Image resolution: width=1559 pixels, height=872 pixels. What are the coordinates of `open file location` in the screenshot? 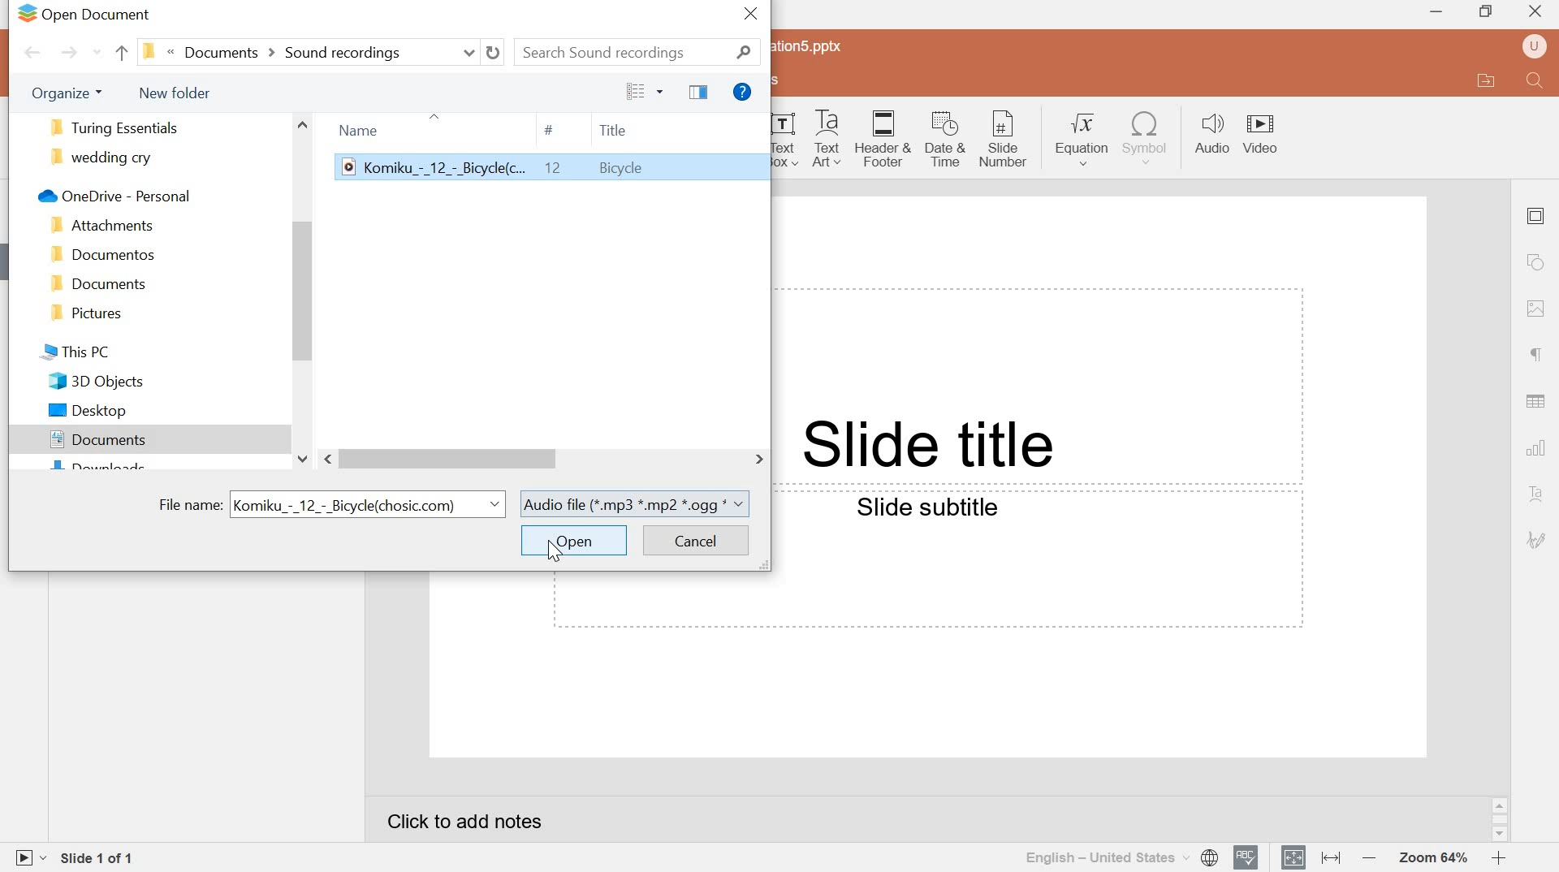 It's located at (1488, 80).